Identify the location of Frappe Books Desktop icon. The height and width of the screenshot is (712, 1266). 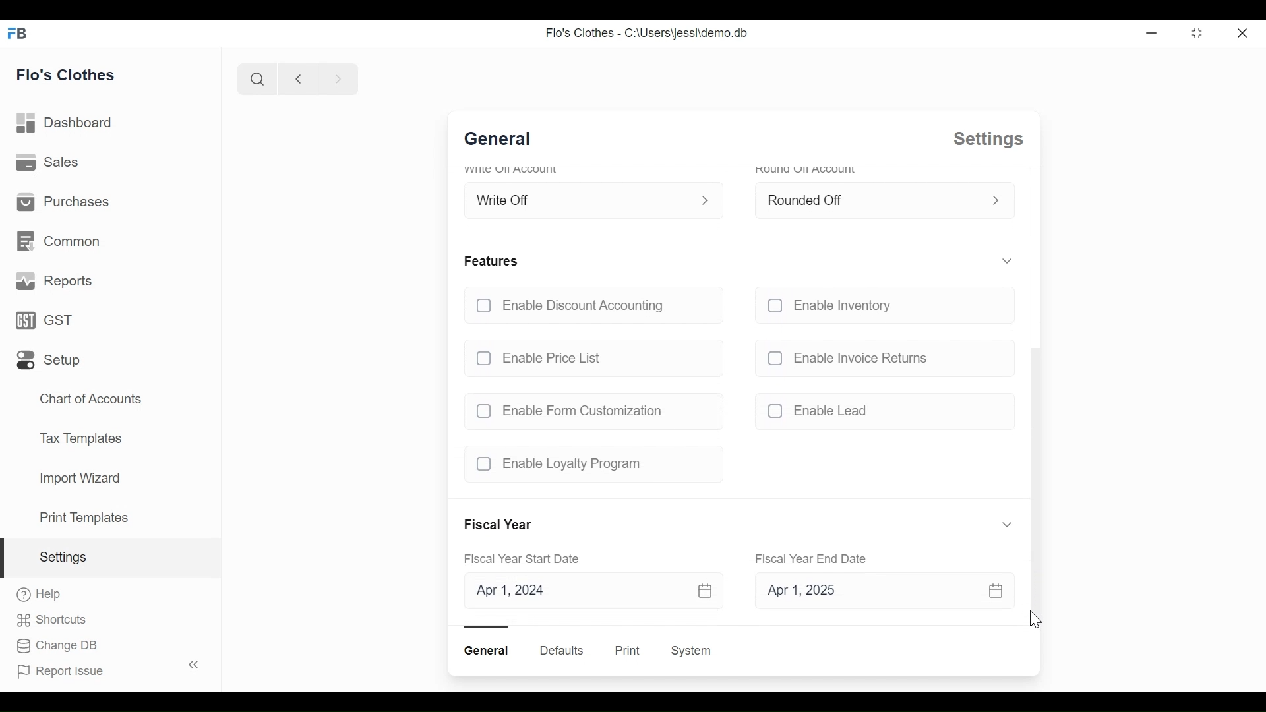
(21, 32).